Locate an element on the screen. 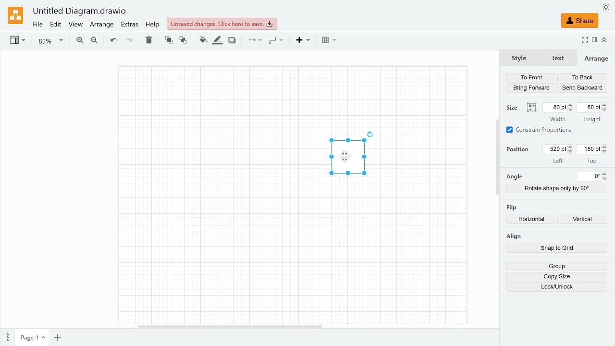 This screenshot has height=346, width=615. Current zoom is located at coordinates (51, 41).